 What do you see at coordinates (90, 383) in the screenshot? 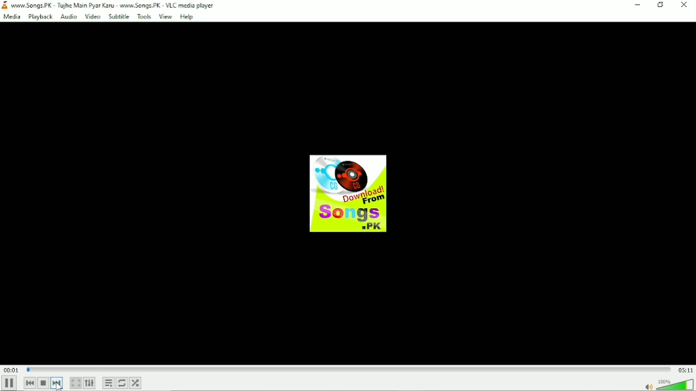
I see `Show extended settings` at bounding box center [90, 383].